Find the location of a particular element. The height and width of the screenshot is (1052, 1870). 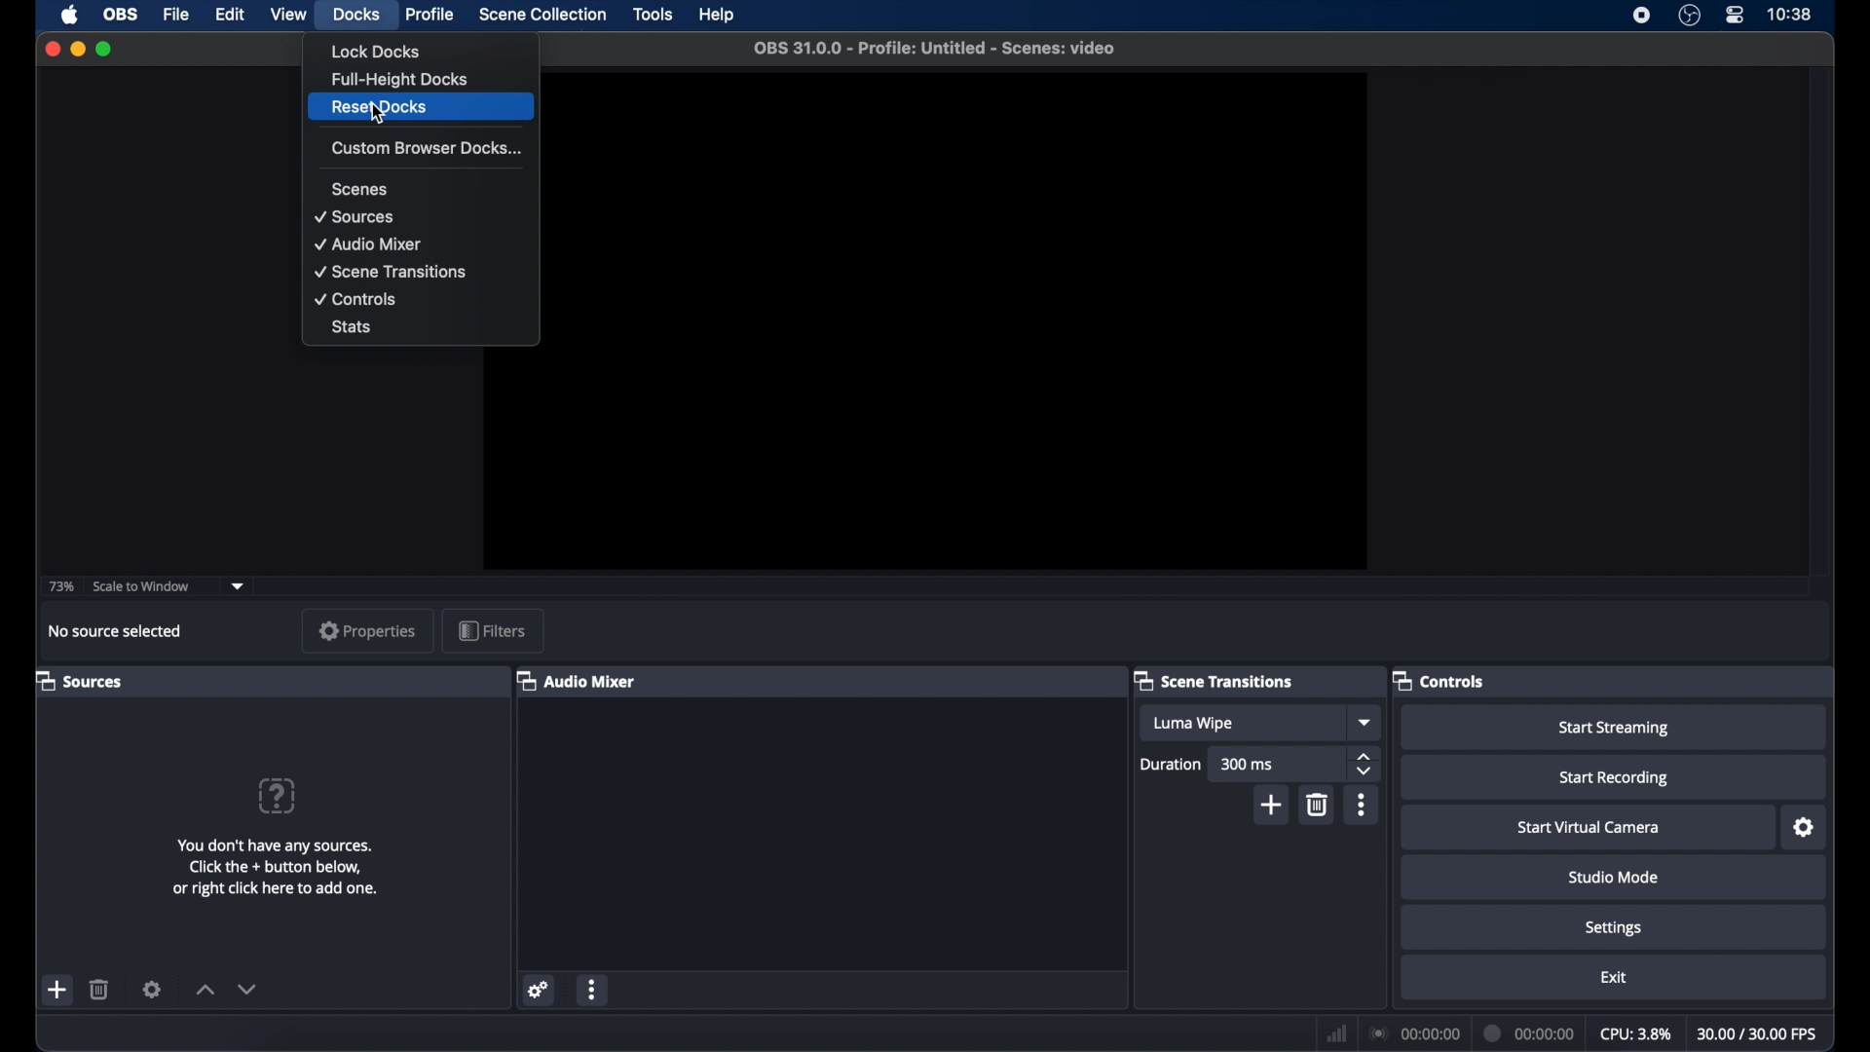

full height docks is located at coordinates (398, 80).